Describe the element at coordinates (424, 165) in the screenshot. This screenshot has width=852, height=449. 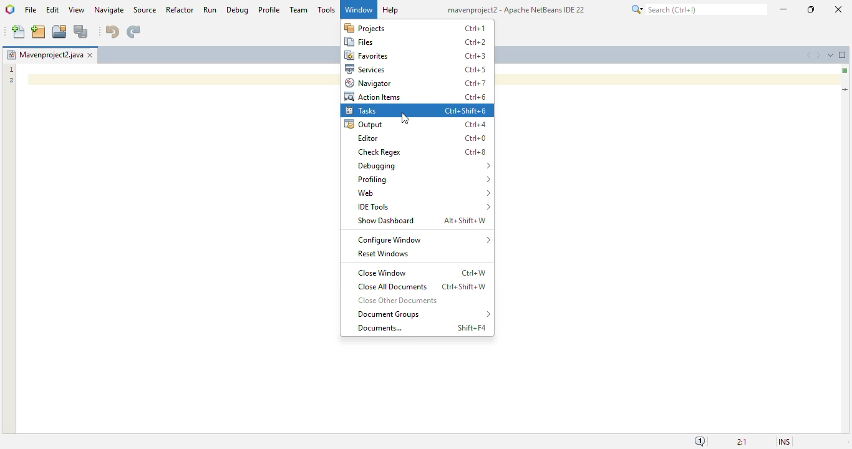
I see `debugging` at that location.